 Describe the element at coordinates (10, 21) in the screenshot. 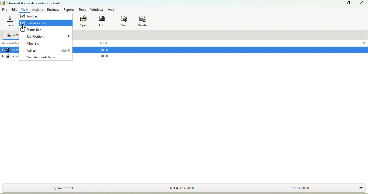

I see `Save` at that location.